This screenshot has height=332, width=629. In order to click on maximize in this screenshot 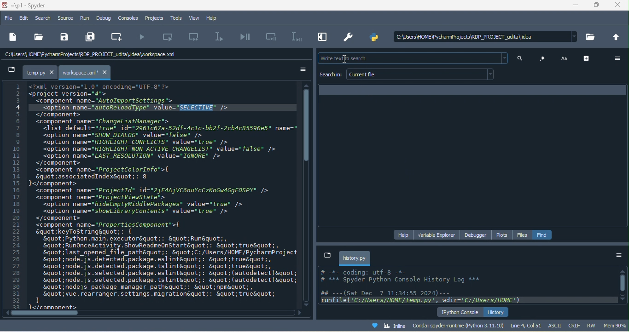, I will do `click(597, 6)`.